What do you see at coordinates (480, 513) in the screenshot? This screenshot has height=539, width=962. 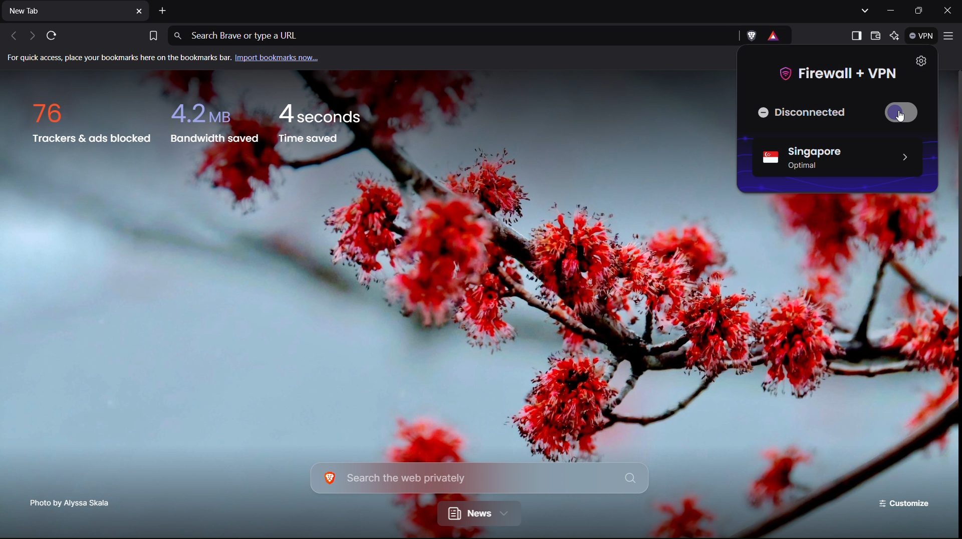 I see `News` at bounding box center [480, 513].